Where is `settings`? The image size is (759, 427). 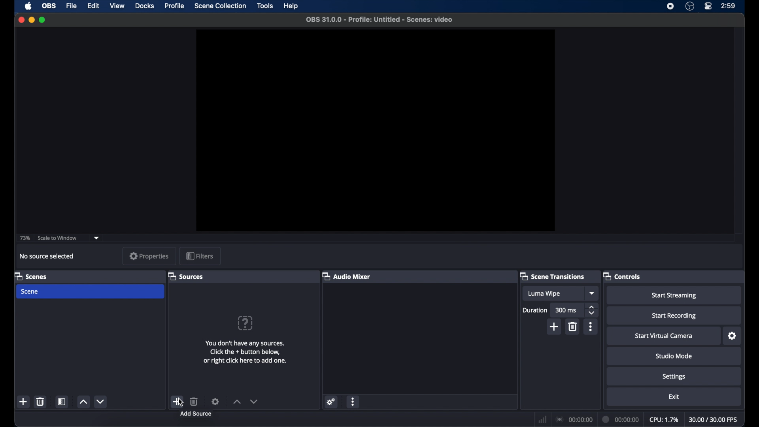
settings is located at coordinates (331, 402).